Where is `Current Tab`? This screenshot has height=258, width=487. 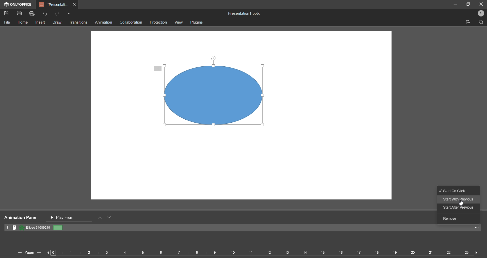 Current Tab is located at coordinates (54, 5).